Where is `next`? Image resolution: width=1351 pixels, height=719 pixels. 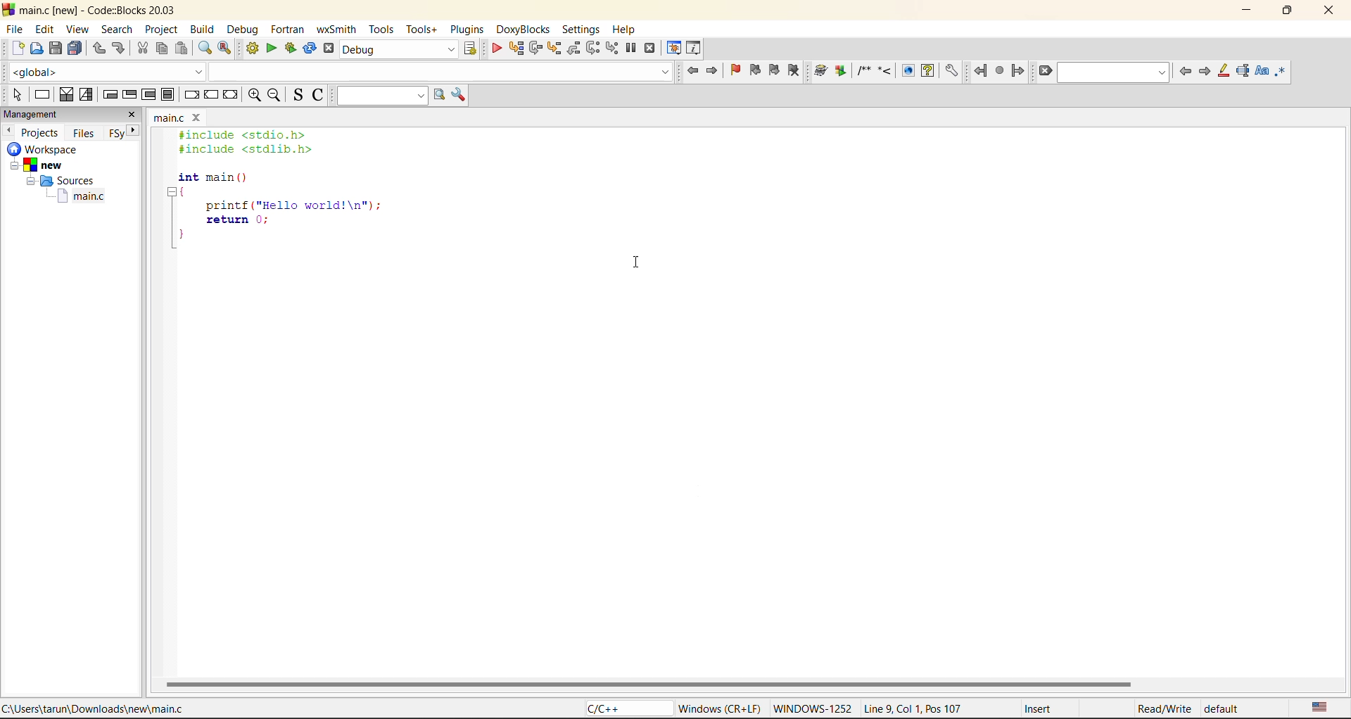
next is located at coordinates (1205, 72).